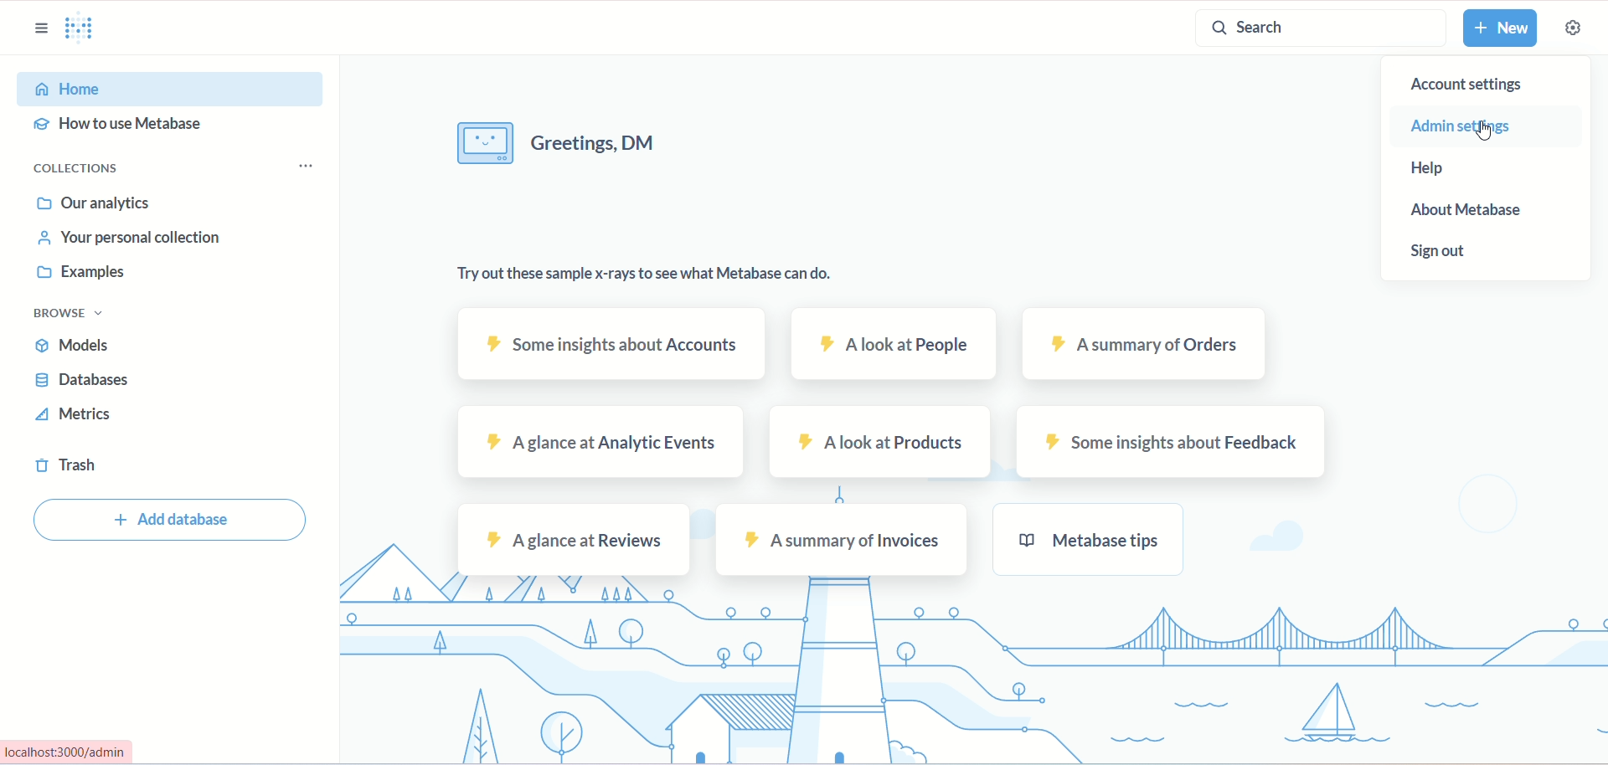  I want to click on add database, so click(173, 523).